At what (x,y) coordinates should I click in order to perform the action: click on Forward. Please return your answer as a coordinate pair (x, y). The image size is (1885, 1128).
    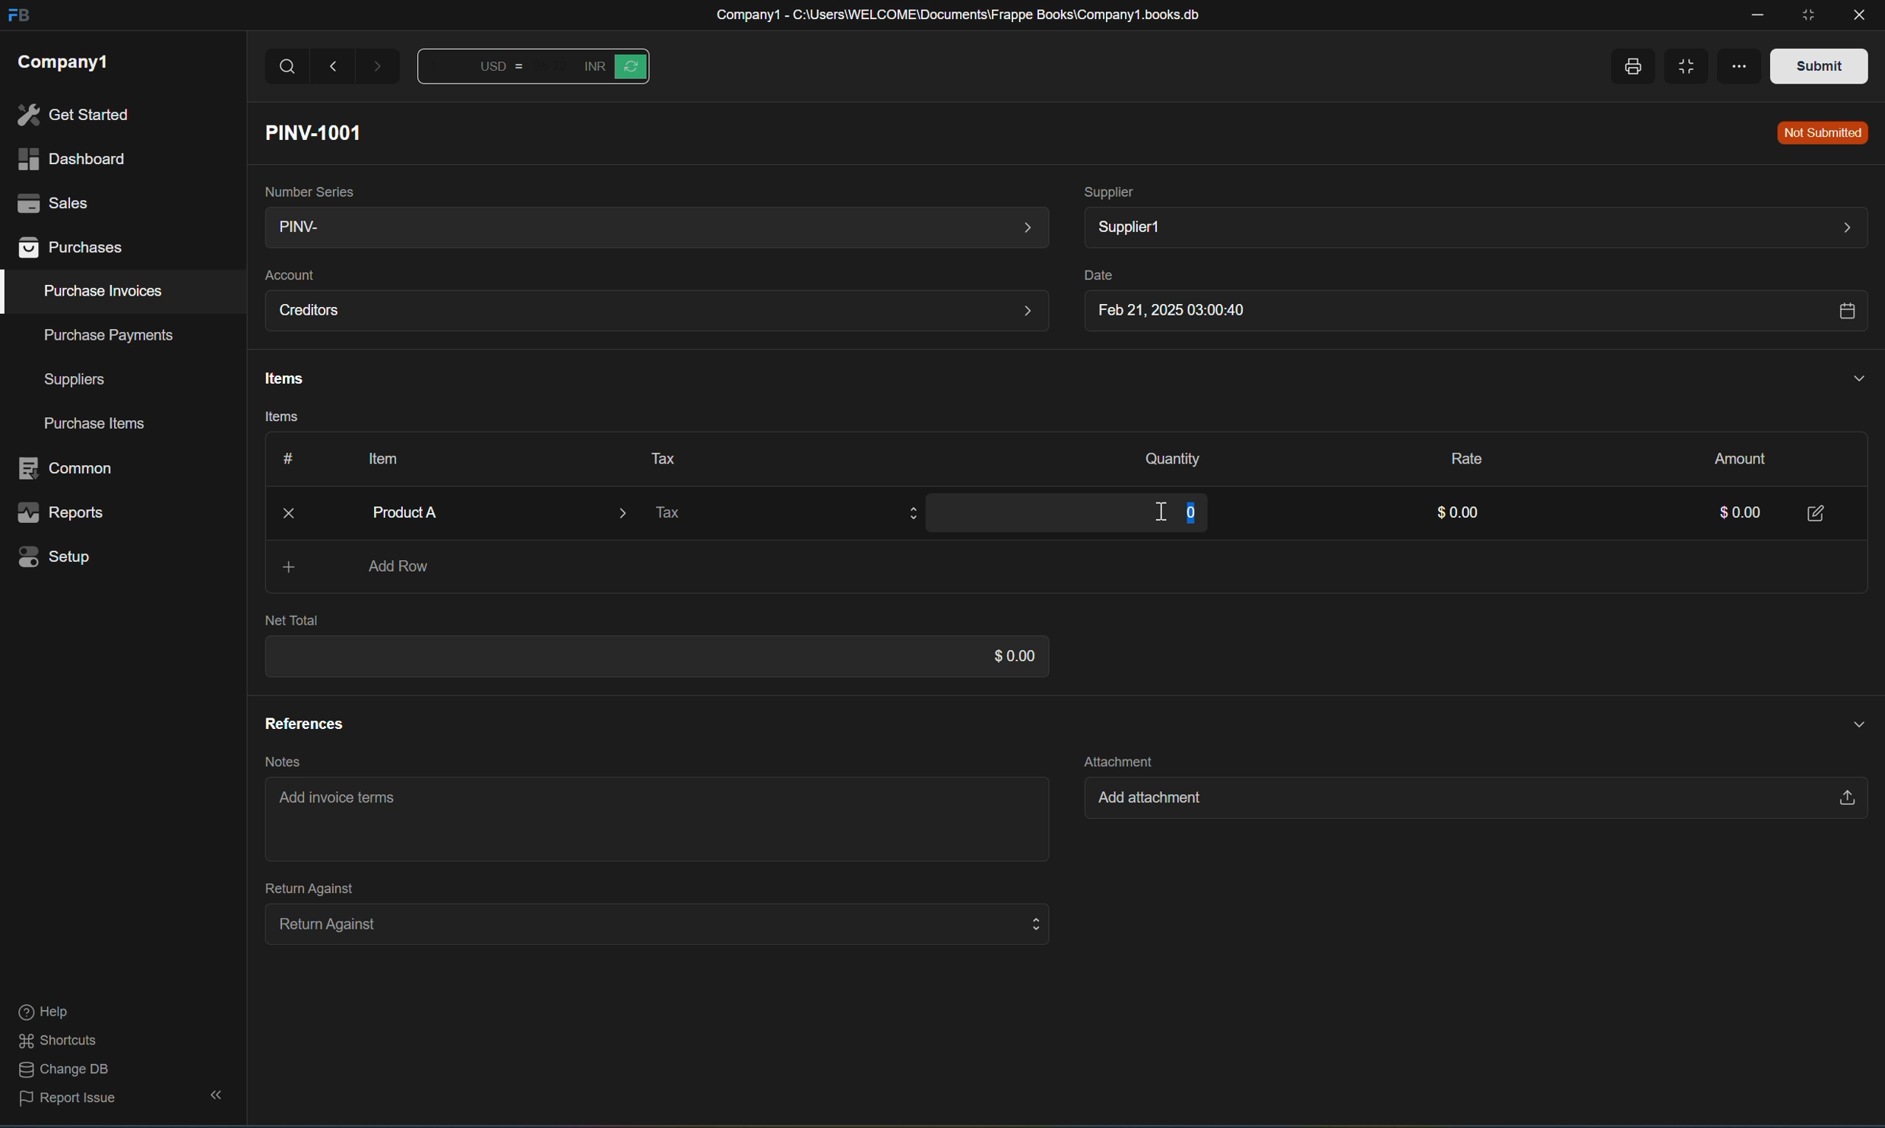
    Looking at the image, I should click on (380, 70).